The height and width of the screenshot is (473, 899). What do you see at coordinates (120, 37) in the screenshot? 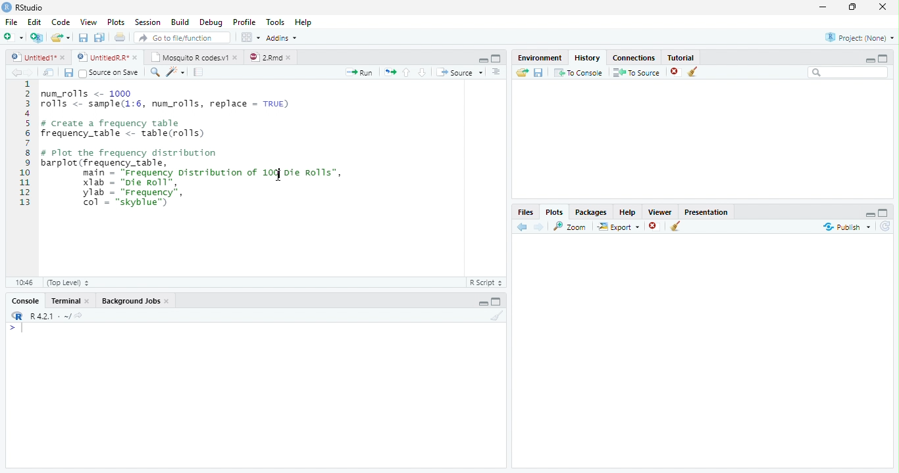
I see `Print` at bounding box center [120, 37].